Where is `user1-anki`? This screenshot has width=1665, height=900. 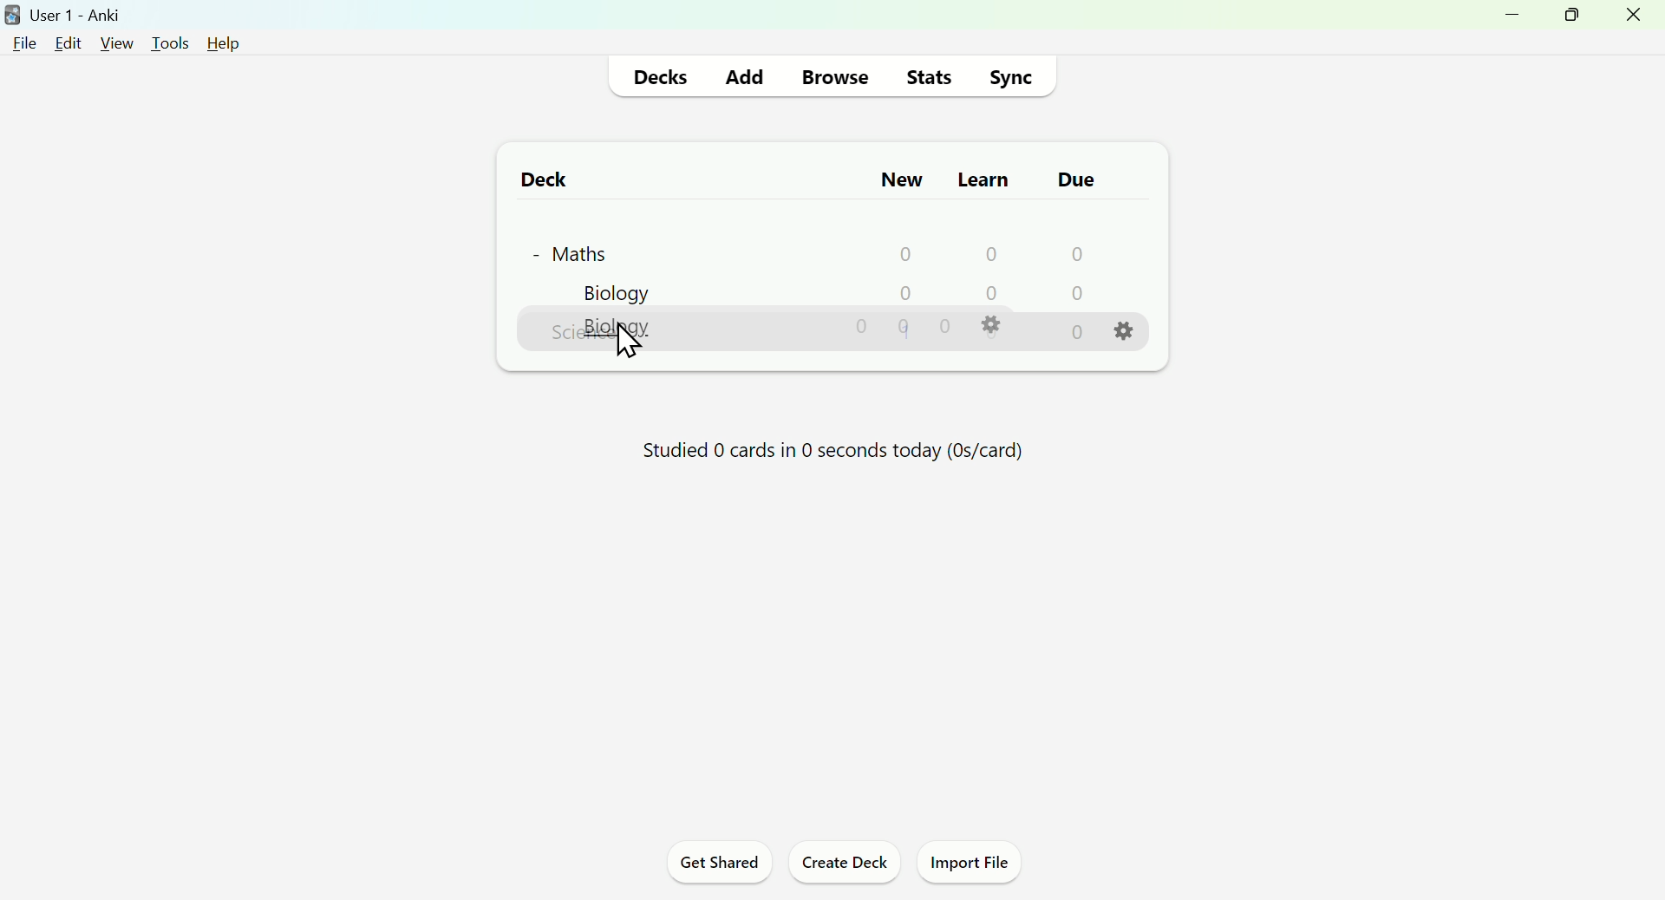
user1-anki is located at coordinates (64, 14).